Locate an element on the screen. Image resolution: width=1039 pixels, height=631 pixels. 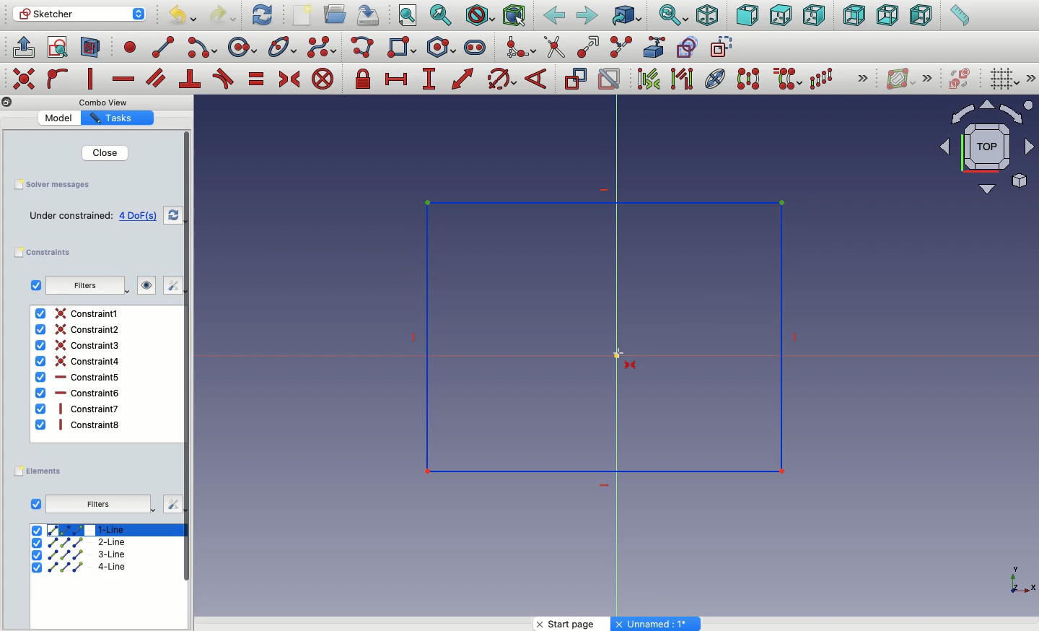
Expand is located at coordinates (863, 79).